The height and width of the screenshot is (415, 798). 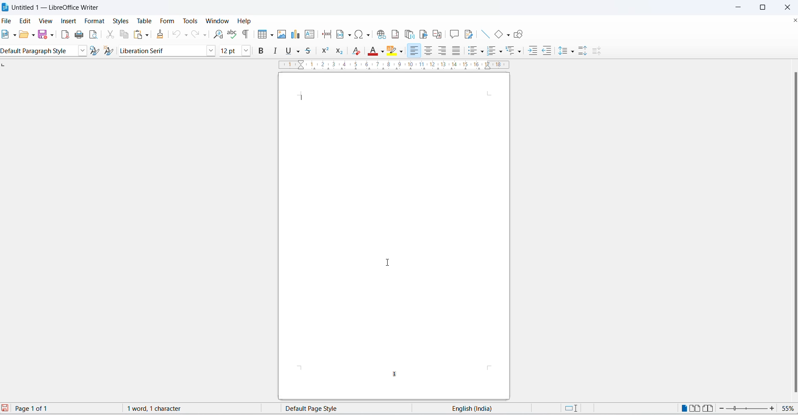 I want to click on tools, so click(x=190, y=21).